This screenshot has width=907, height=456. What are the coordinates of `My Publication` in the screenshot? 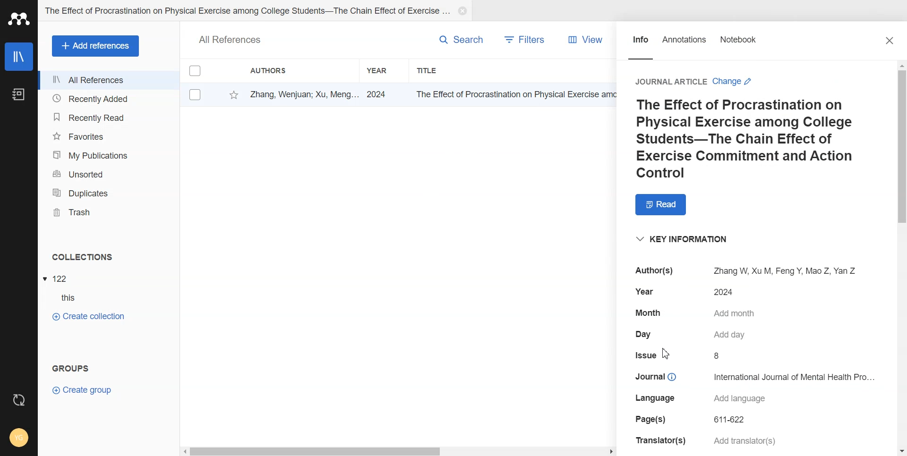 It's located at (109, 155).